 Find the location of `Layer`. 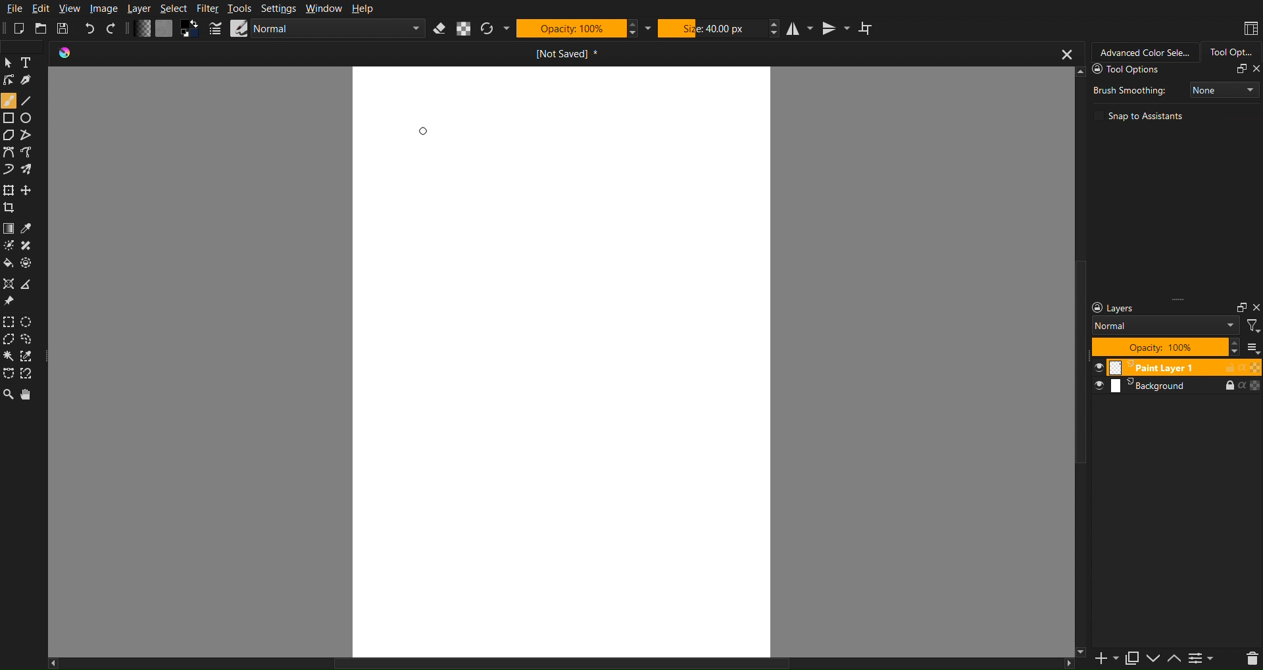

Layer is located at coordinates (139, 8).